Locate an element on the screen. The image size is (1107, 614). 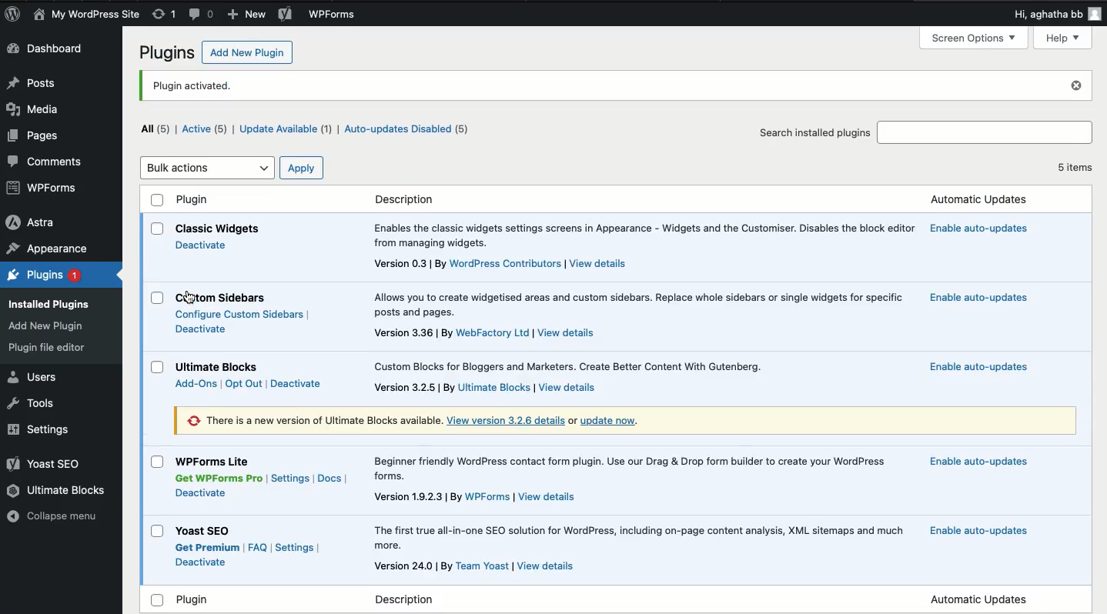
Screen options  is located at coordinates (975, 38).